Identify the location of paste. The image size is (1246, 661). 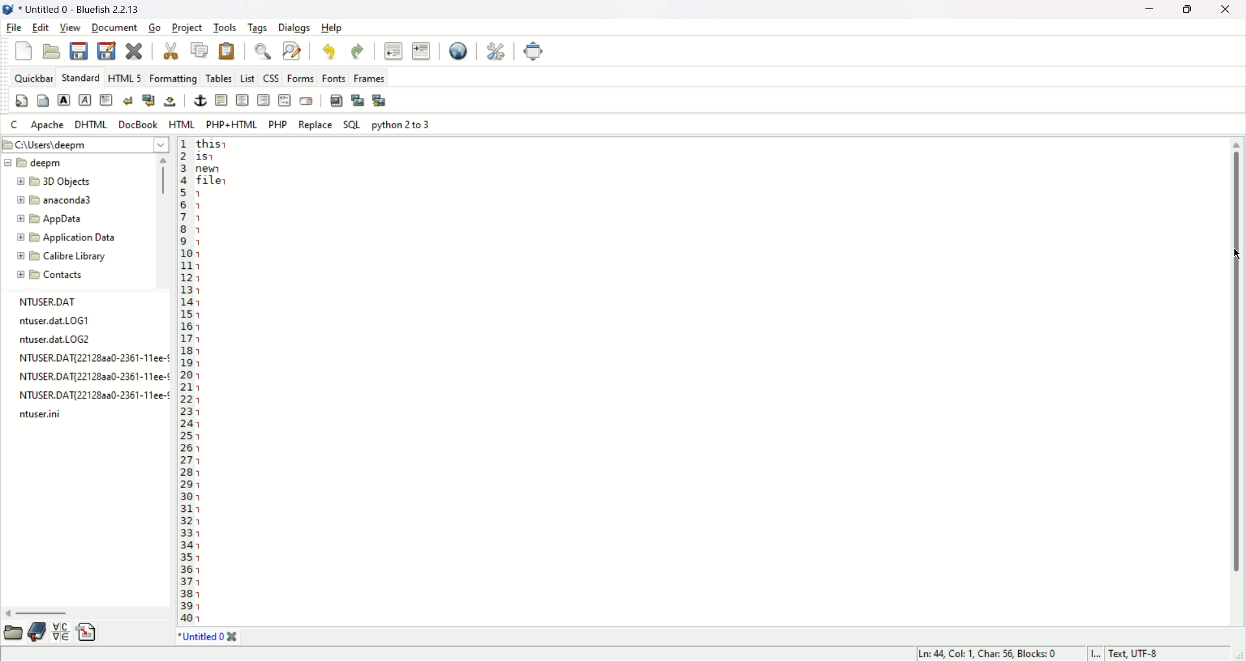
(226, 51).